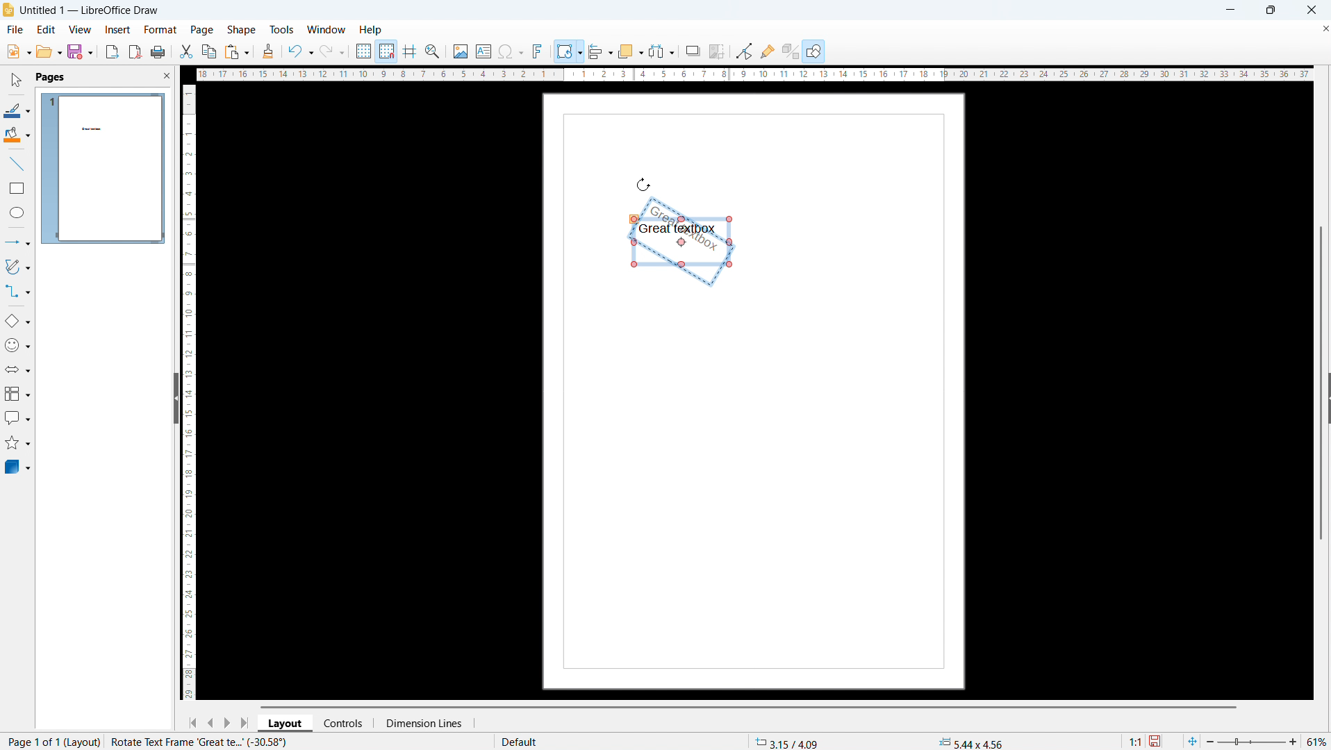 Image resolution: width=1331 pixels, height=750 pixels. I want to click on Page , so click(759, 493).